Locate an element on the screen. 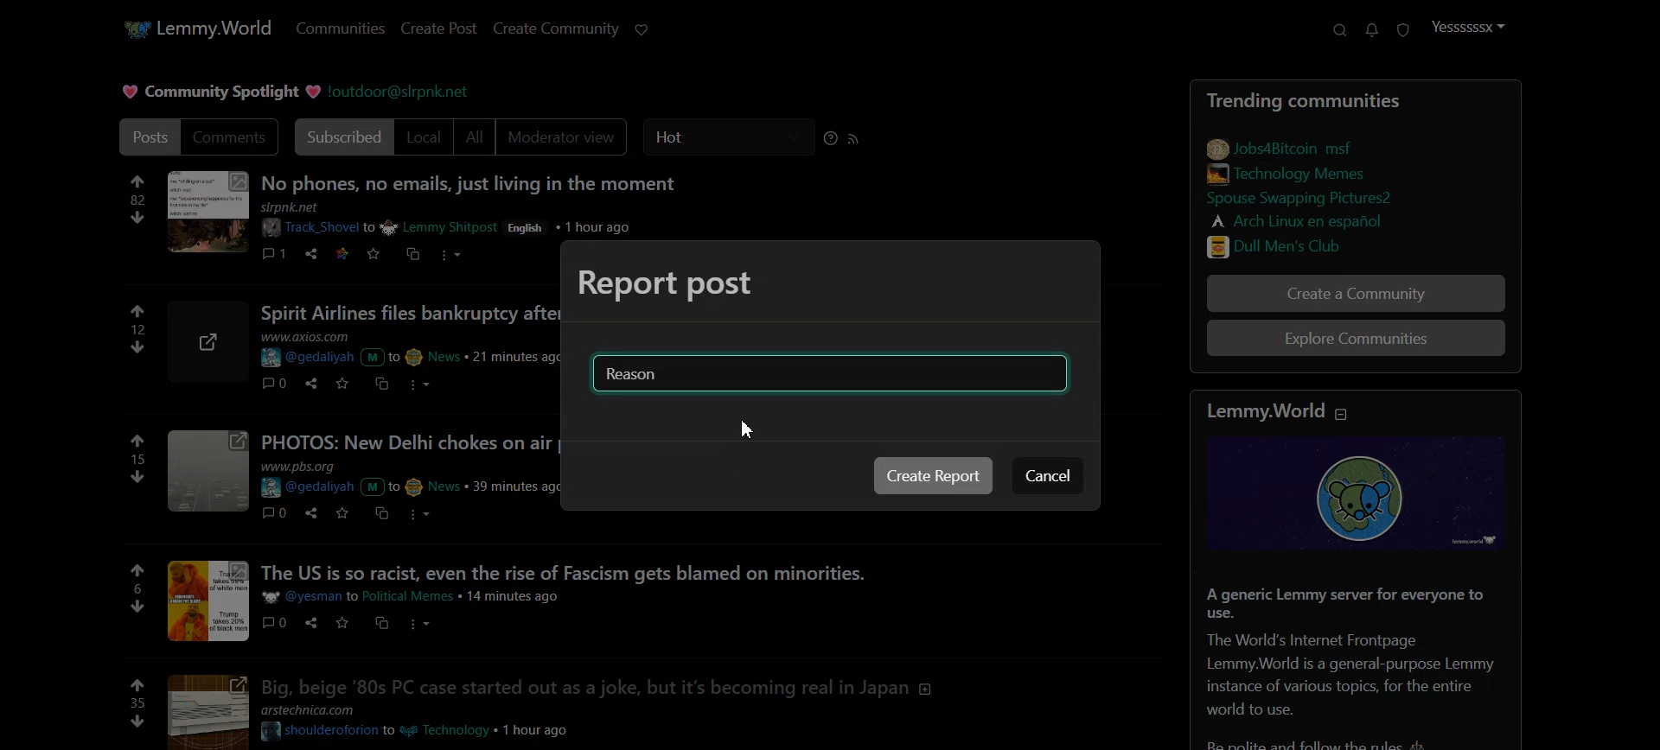  Unread Message is located at coordinates (1372, 30).